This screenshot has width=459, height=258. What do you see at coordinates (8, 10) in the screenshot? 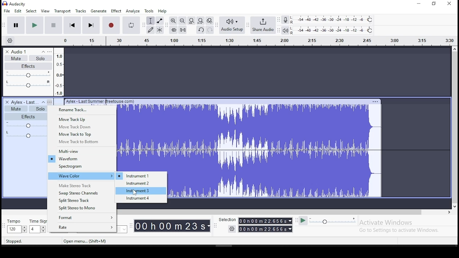
I see `file` at bounding box center [8, 10].